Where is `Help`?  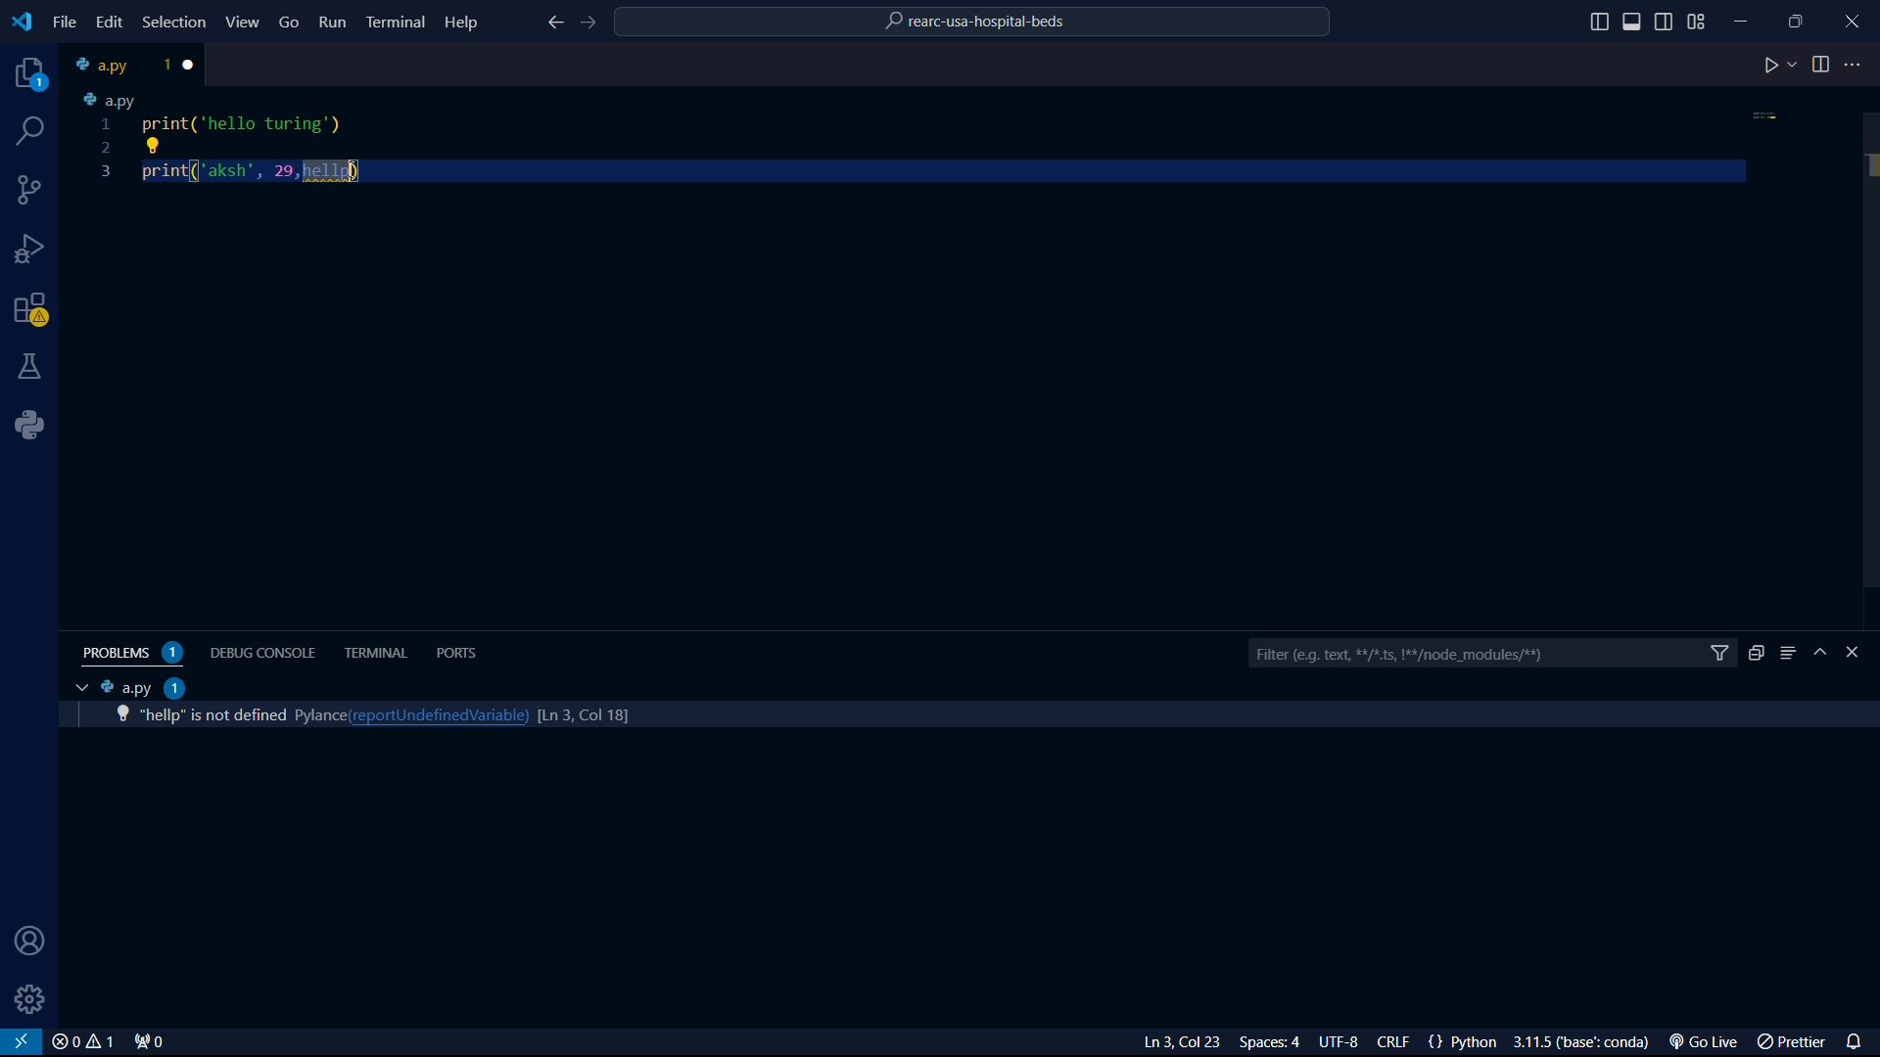 Help is located at coordinates (466, 21).